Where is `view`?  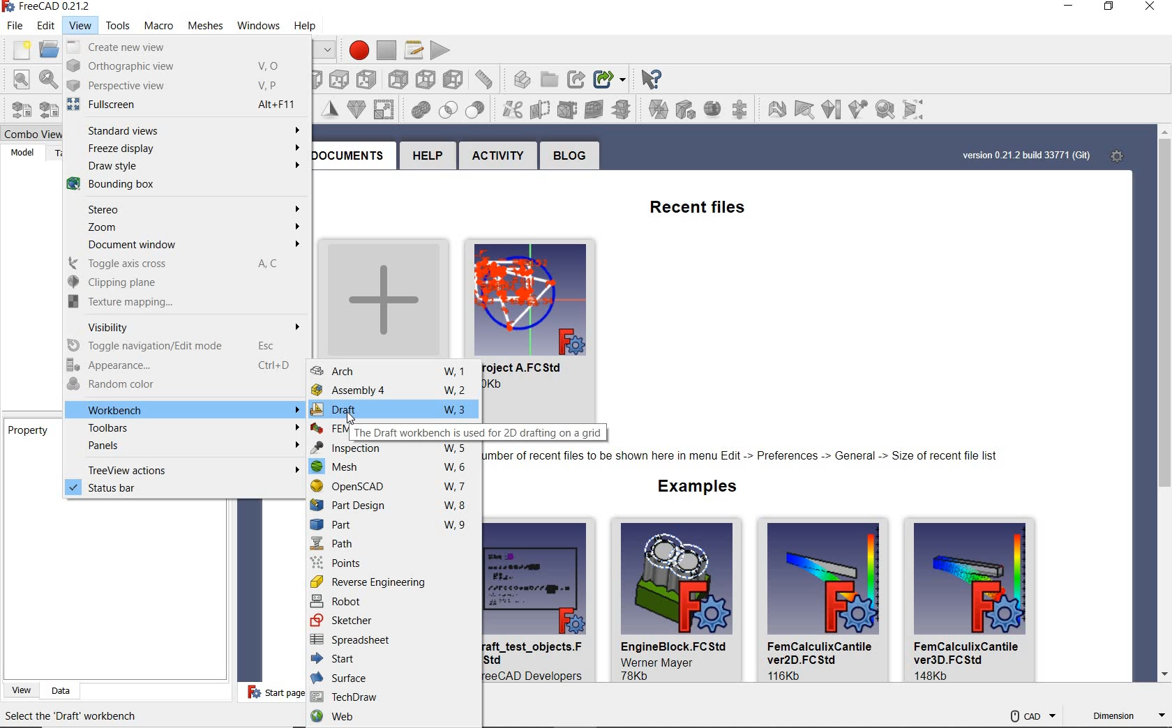
view is located at coordinates (76, 24).